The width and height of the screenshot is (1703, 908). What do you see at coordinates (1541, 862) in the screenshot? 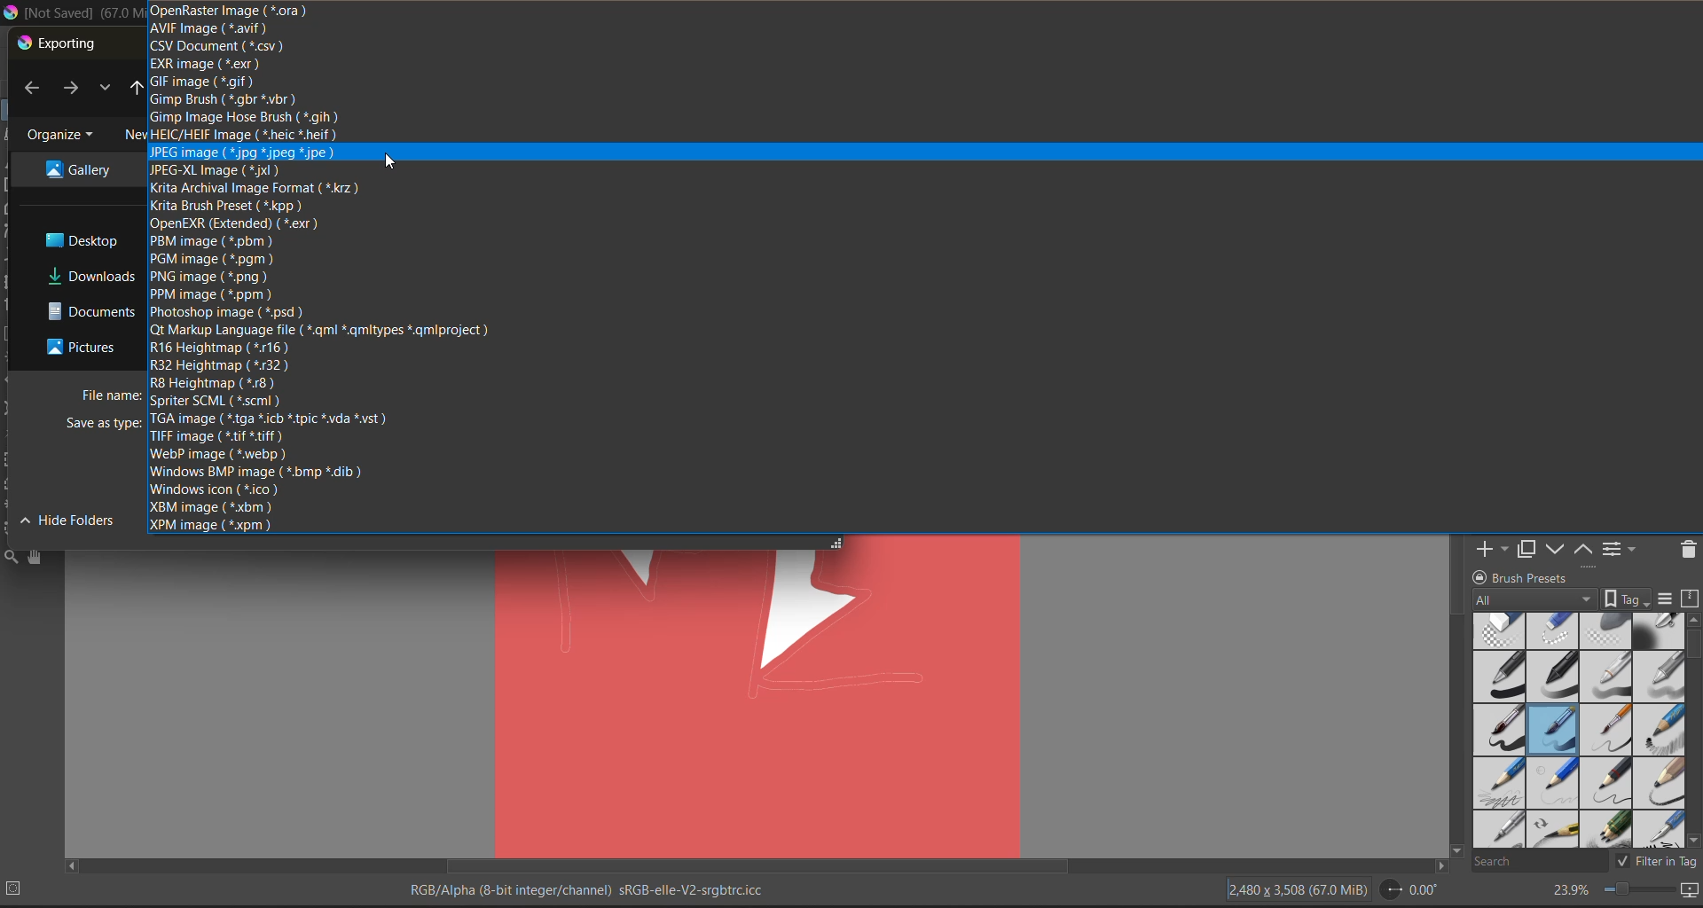
I see `search` at bounding box center [1541, 862].